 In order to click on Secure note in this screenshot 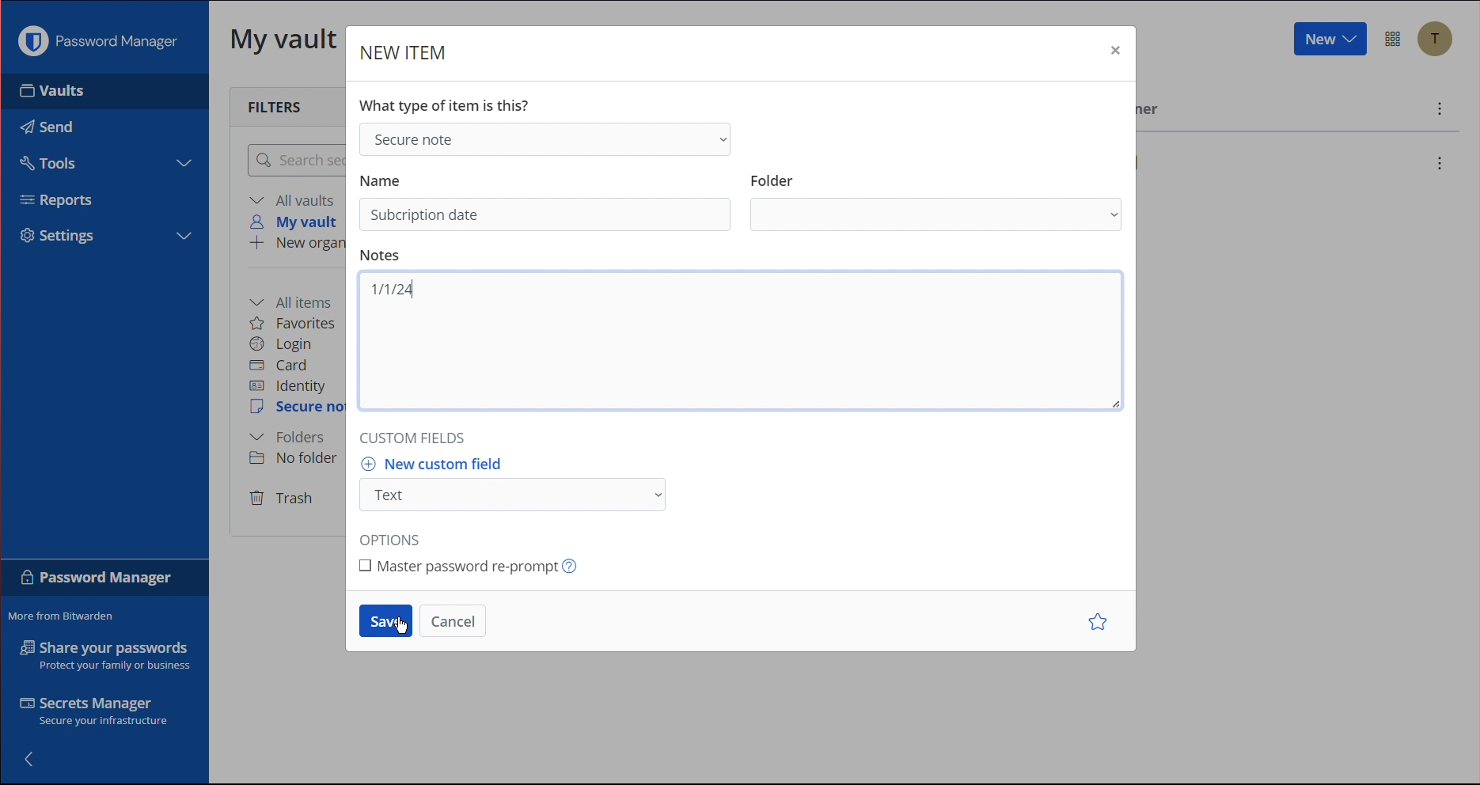, I will do `click(543, 138)`.